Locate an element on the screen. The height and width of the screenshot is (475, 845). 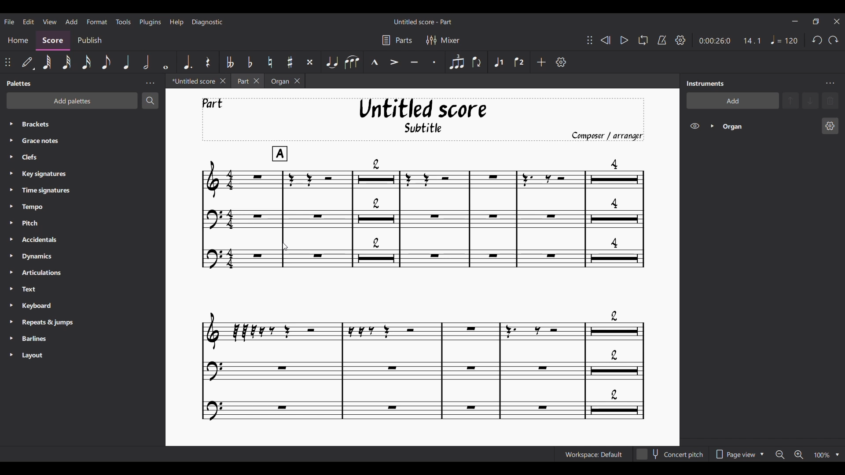
Click to change position of toolbar attached is located at coordinates (7, 62).